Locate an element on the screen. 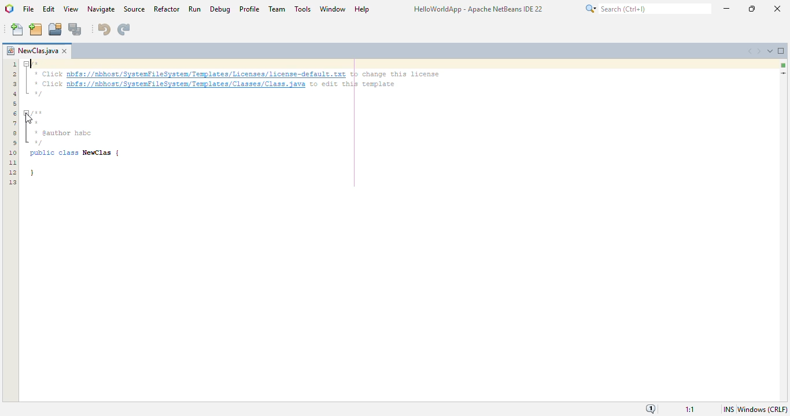 This screenshot has height=416, width=790. current line is located at coordinates (783, 73).